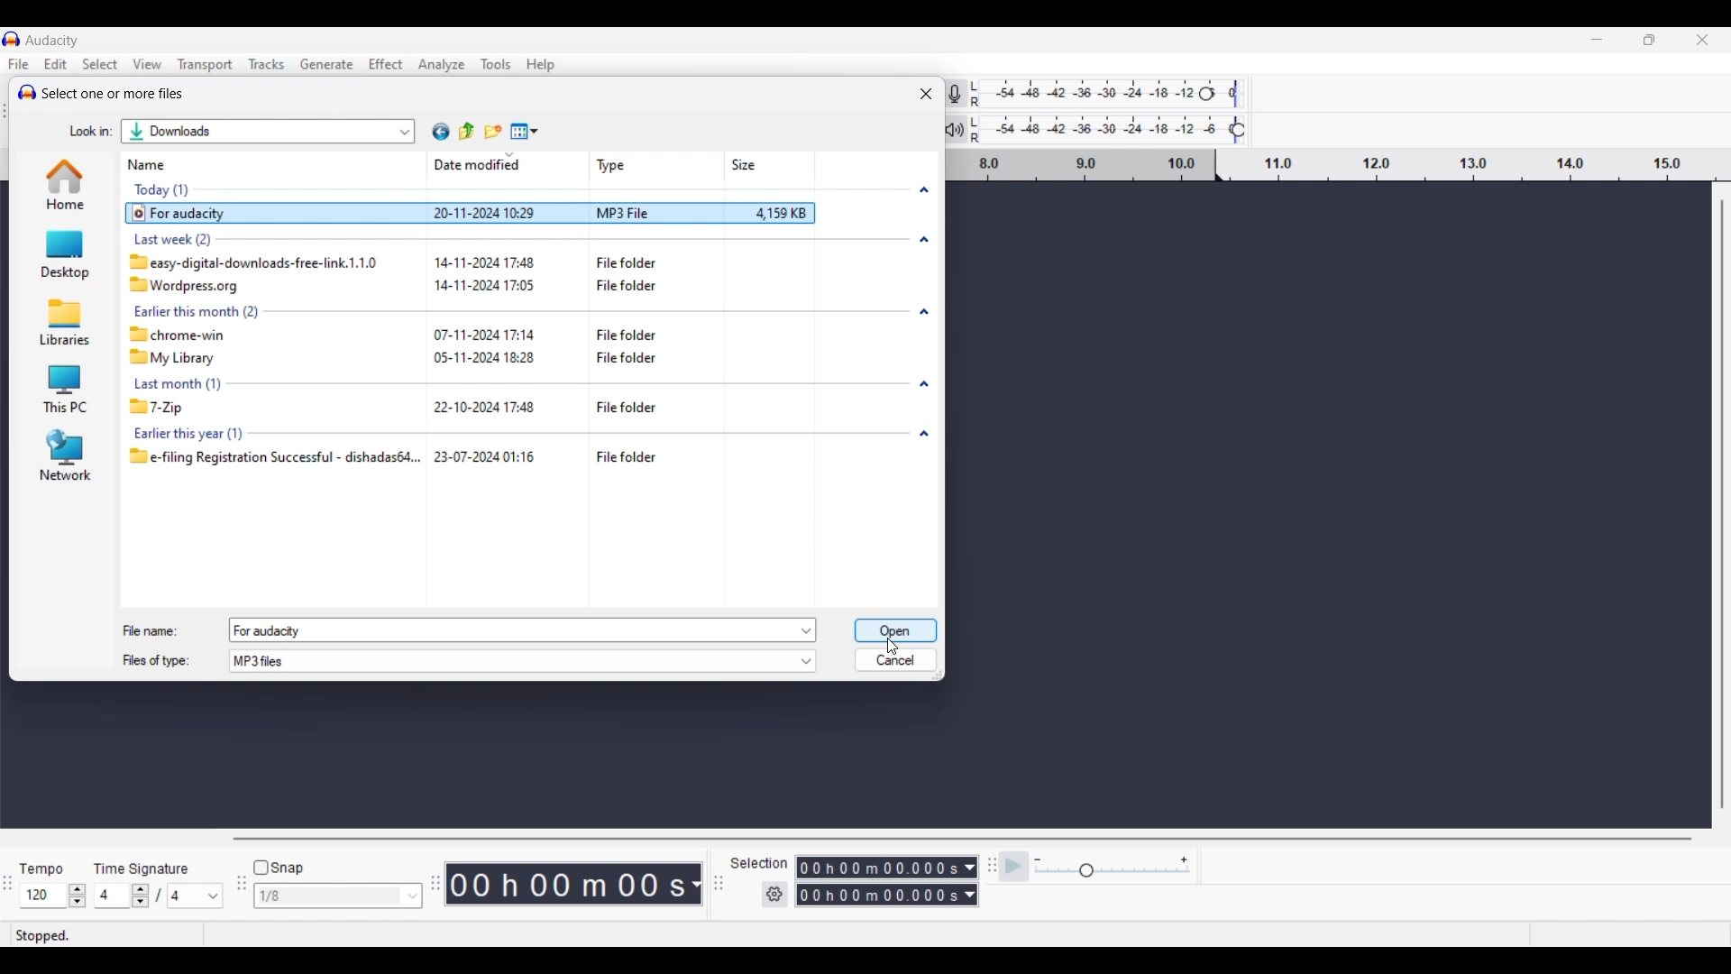  What do you see at coordinates (419, 261) in the screenshot?
I see `1 easy-digital-downloads-free-link.1.1.0 14-11-2024 17:48 File folder` at bounding box center [419, 261].